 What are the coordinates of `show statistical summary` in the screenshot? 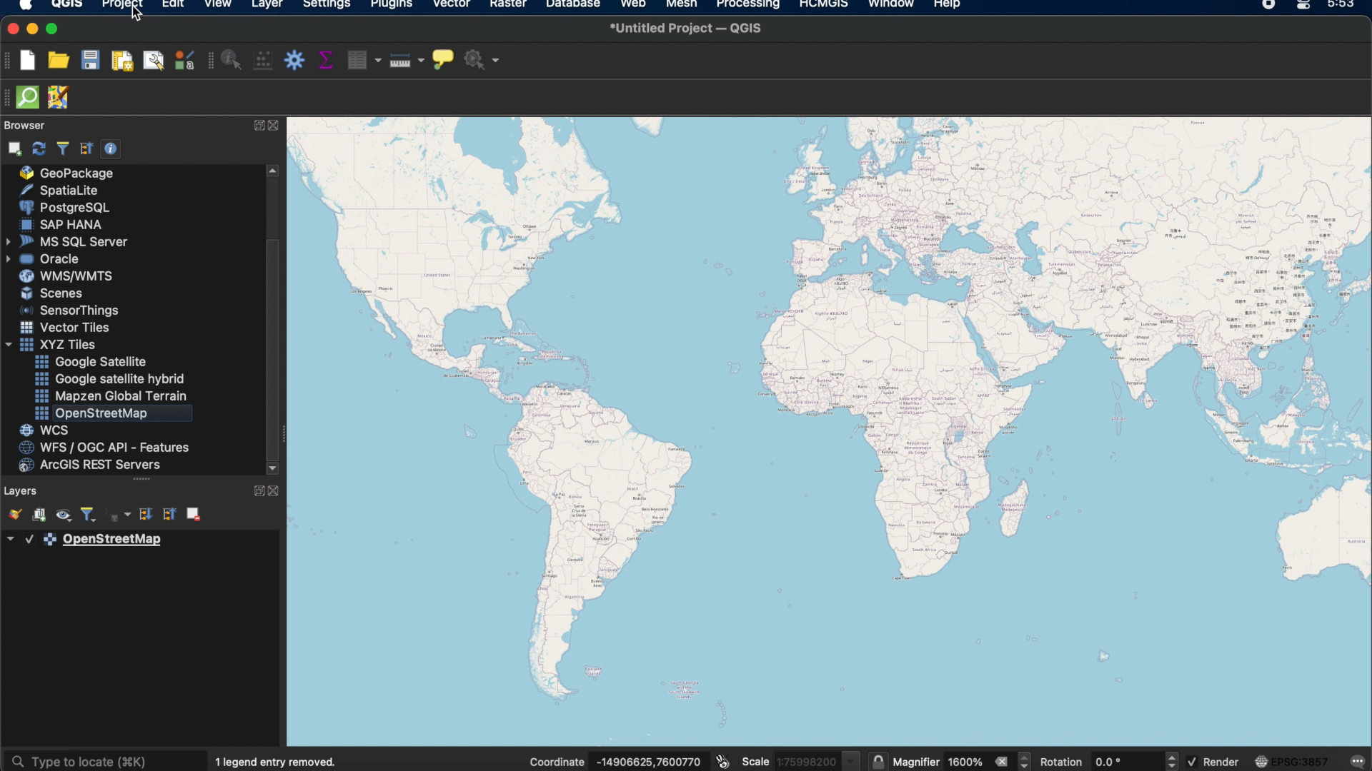 It's located at (325, 58).